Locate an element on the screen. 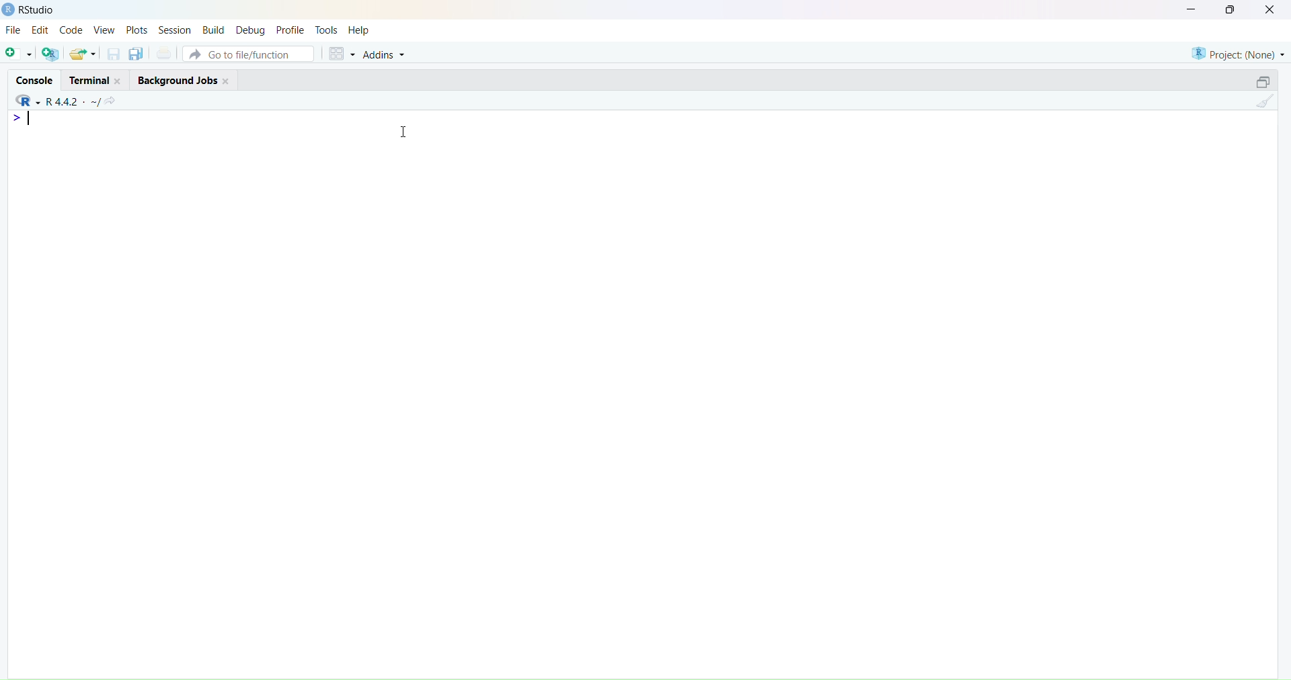 The width and height of the screenshot is (1291, 680). terminal is located at coordinates (90, 80).